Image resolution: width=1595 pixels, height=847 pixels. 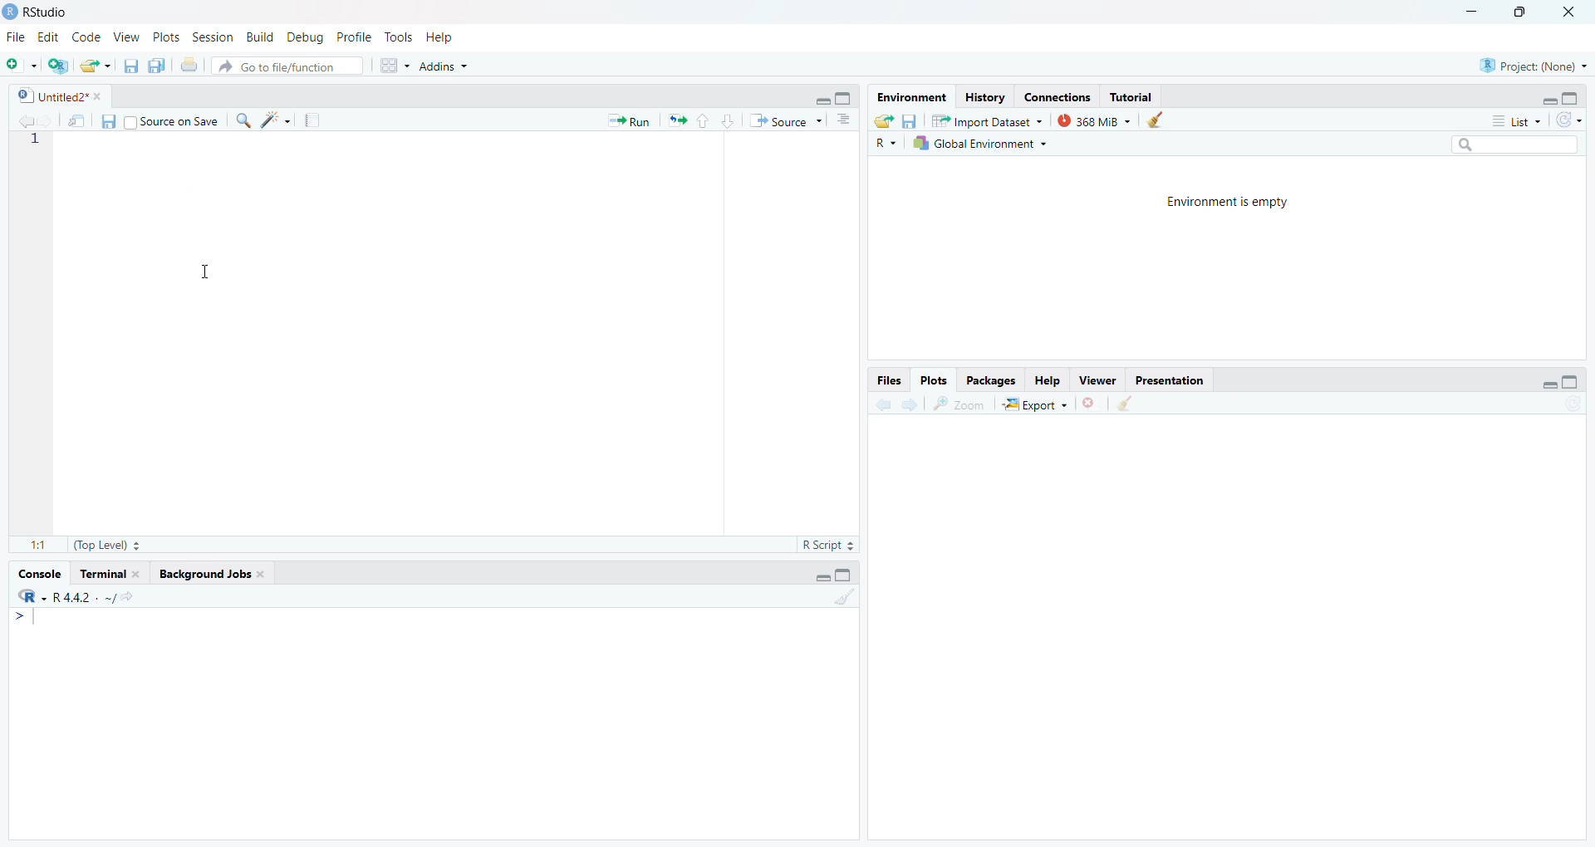 I want to click on close, so click(x=1093, y=406).